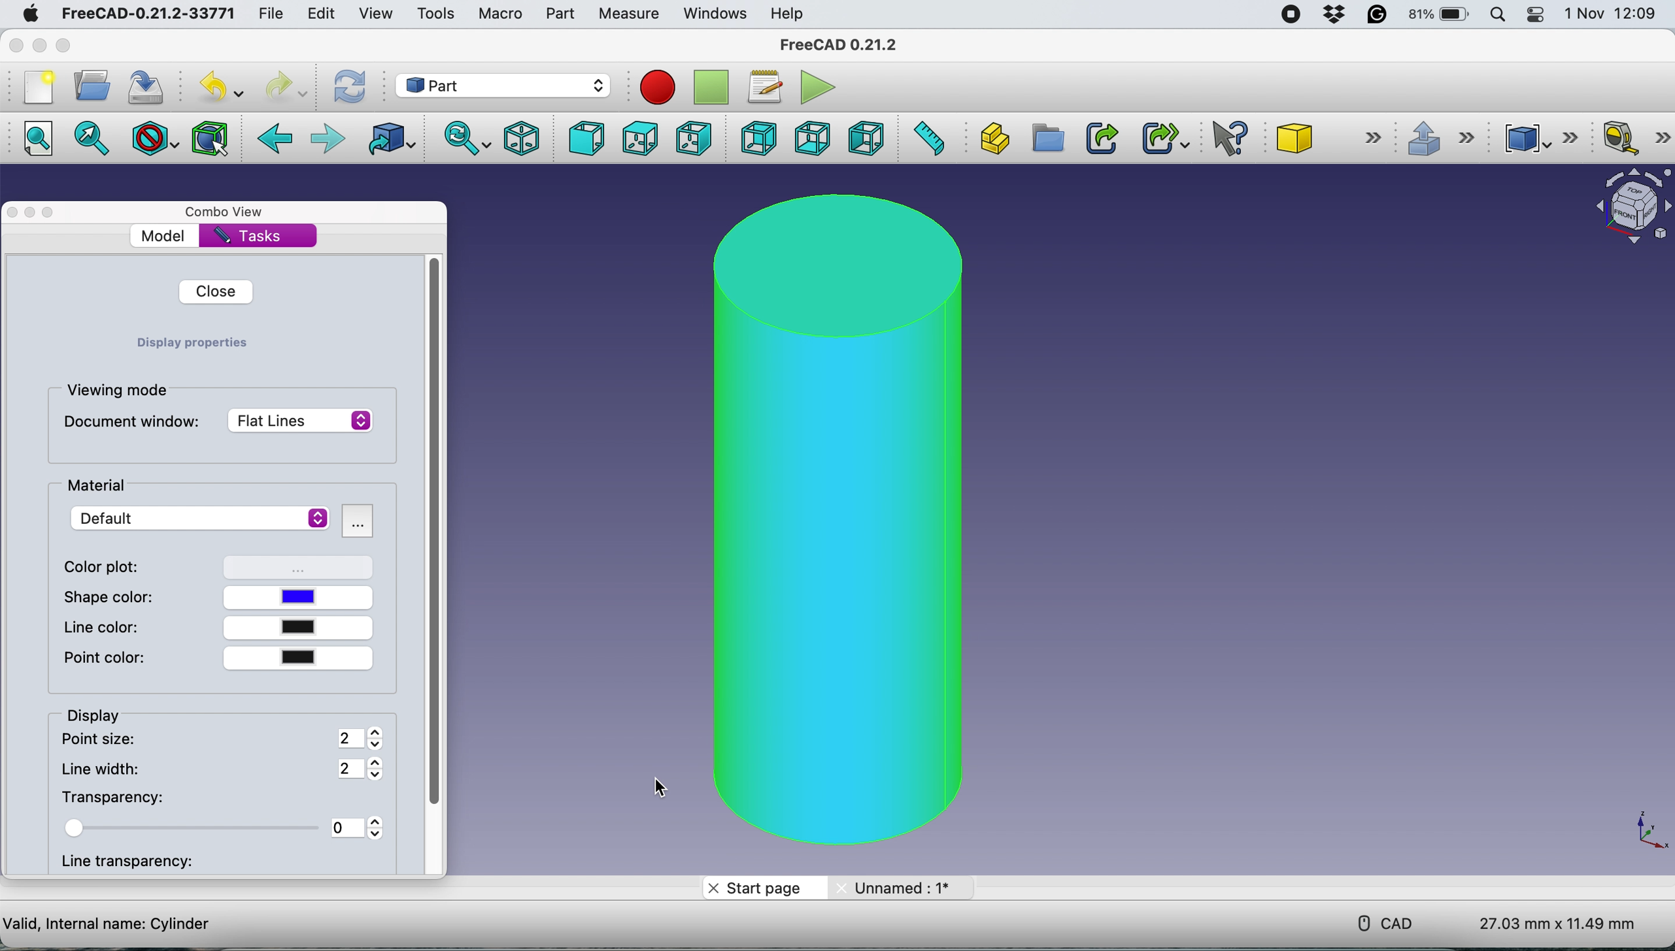 The image size is (1675, 951). What do you see at coordinates (830, 521) in the screenshot?
I see `cylinder` at bounding box center [830, 521].